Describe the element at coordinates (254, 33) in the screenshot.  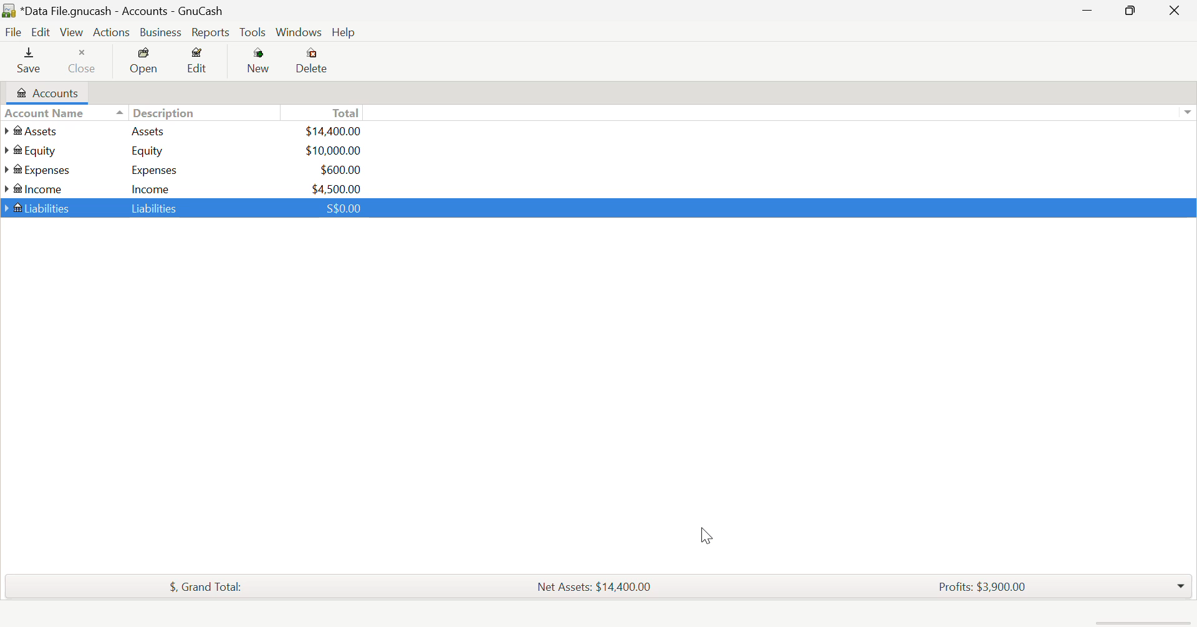
I see `Tools` at that location.